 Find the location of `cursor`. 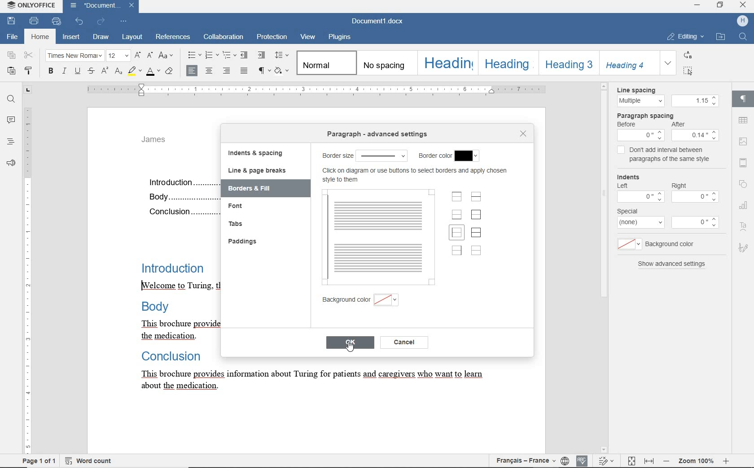

cursor is located at coordinates (351, 347).